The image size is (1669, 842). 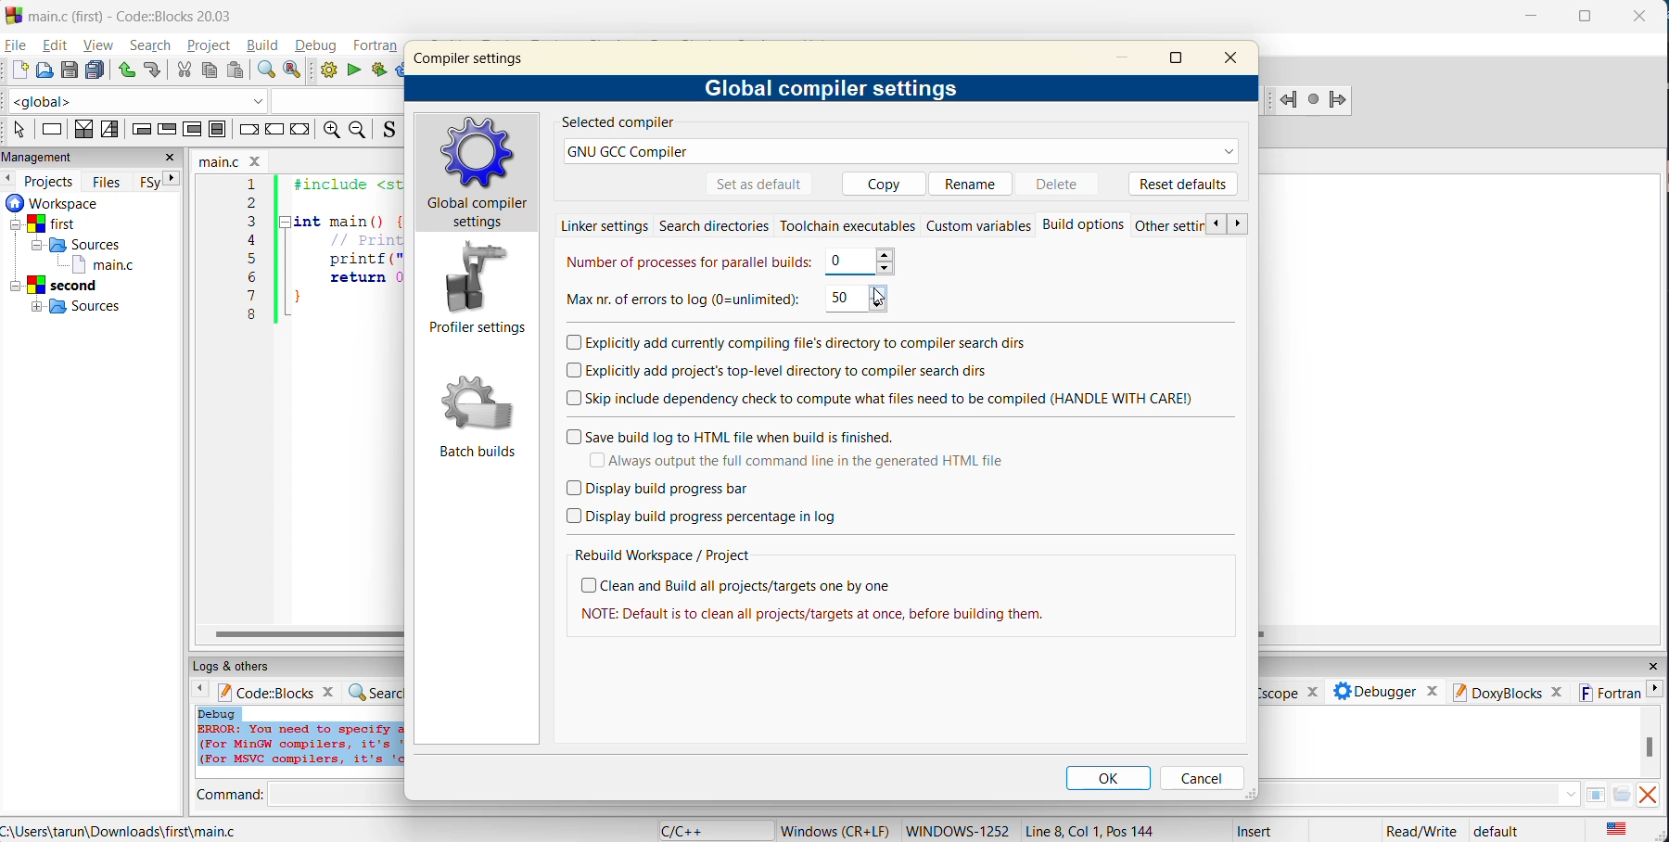 What do you see at coordinates (16, 70) in the screenshot?
I see `new` at bounding box center [16, 70].